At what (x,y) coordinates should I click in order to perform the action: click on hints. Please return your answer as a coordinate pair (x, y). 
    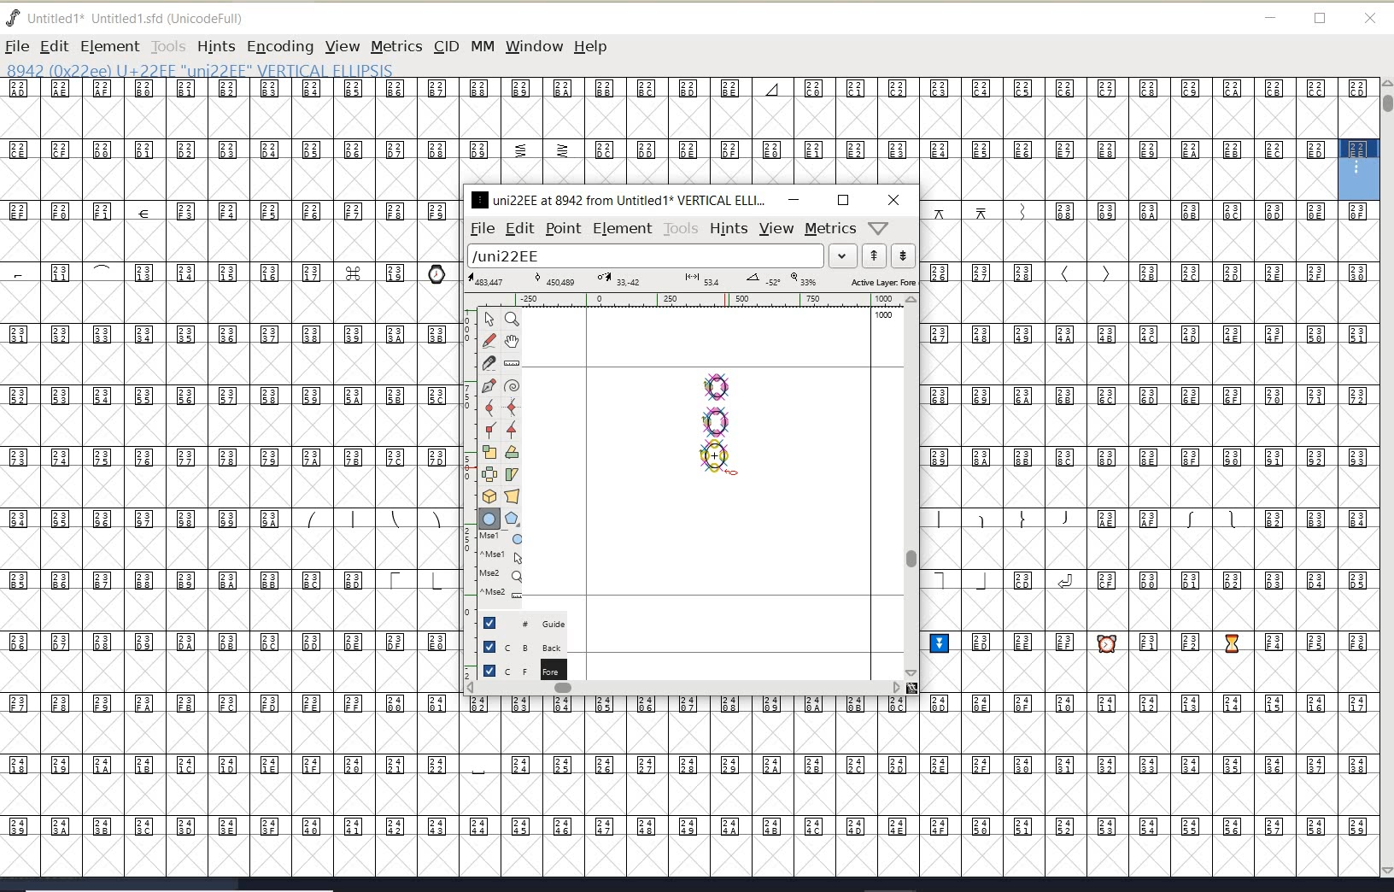
    Looking at the image, I should click on (728, 229).